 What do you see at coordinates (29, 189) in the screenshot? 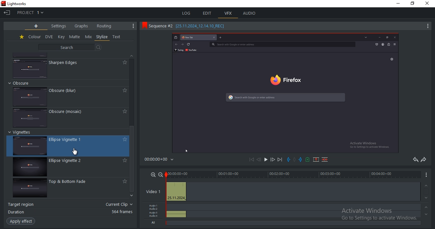
I see `top & bottom fade` at bounding box center [29, 189].